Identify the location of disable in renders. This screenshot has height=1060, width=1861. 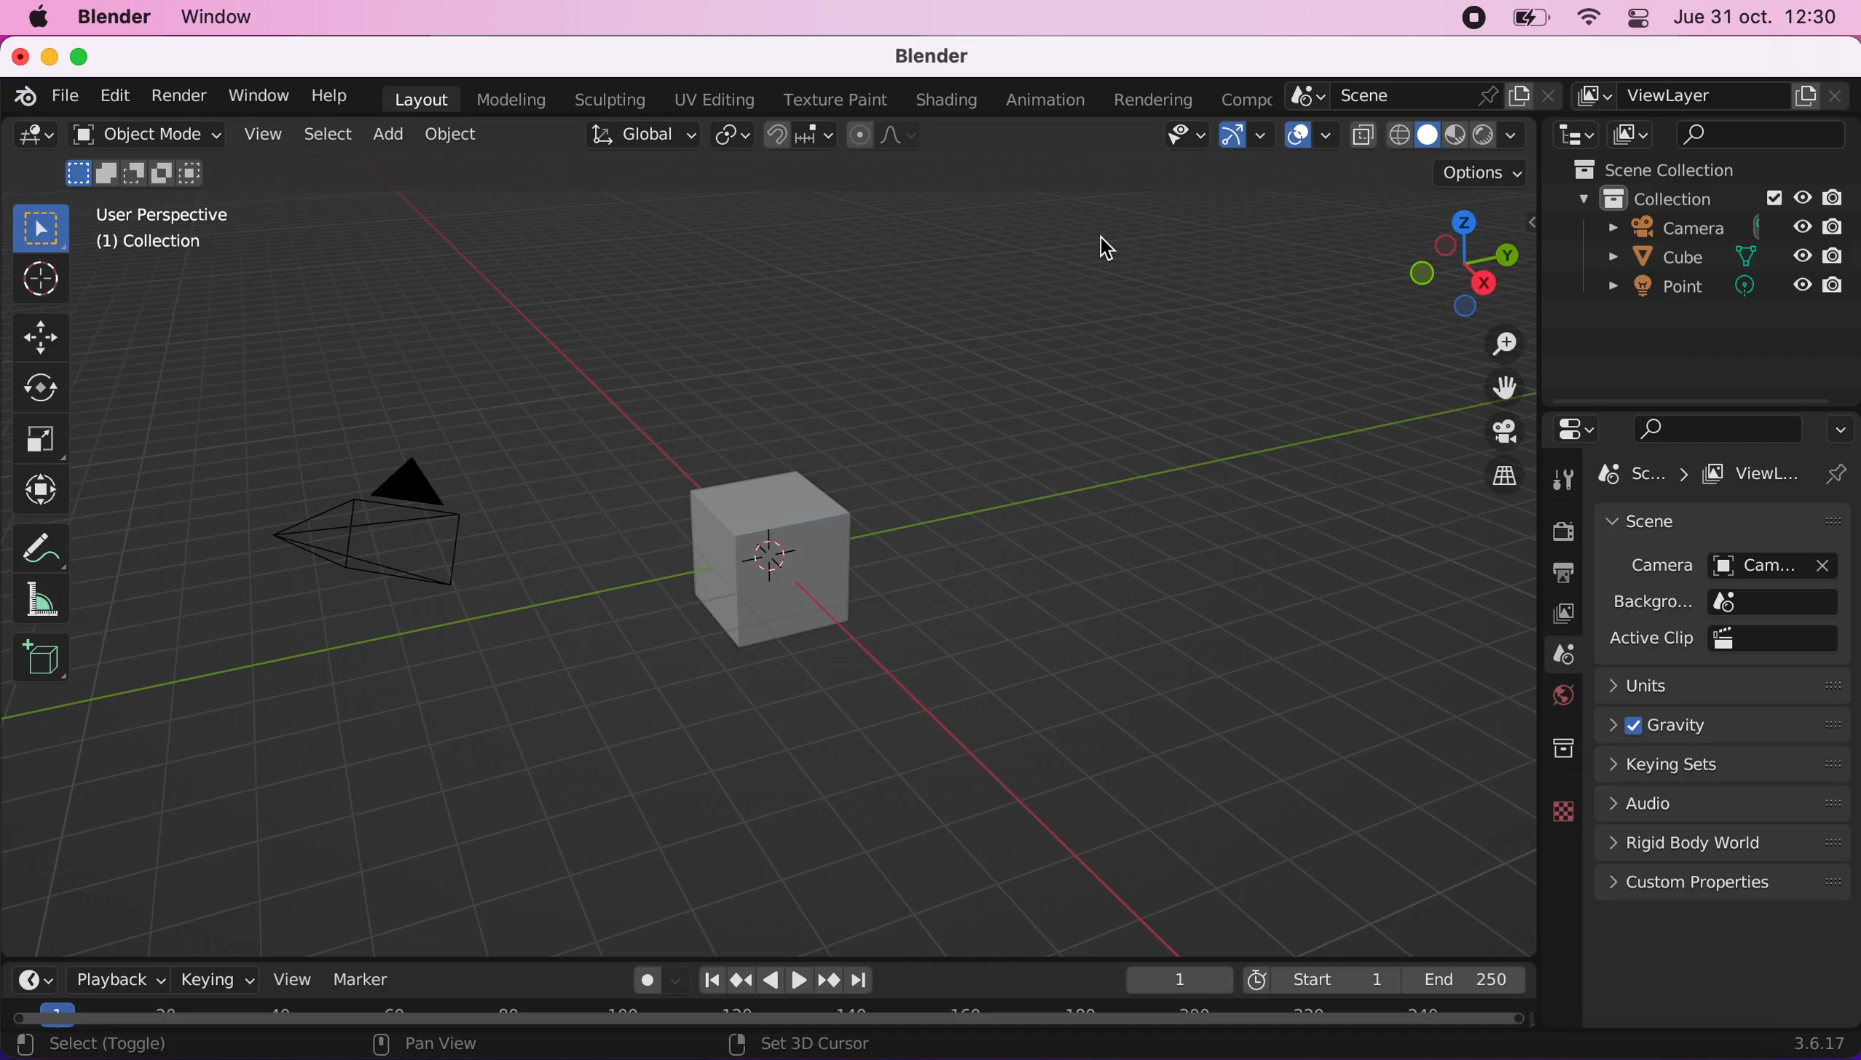
(1835, 229).